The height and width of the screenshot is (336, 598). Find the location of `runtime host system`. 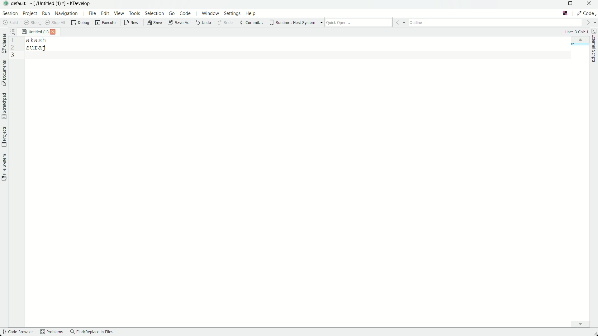

runtime host system is located at coordinates (297, 22).